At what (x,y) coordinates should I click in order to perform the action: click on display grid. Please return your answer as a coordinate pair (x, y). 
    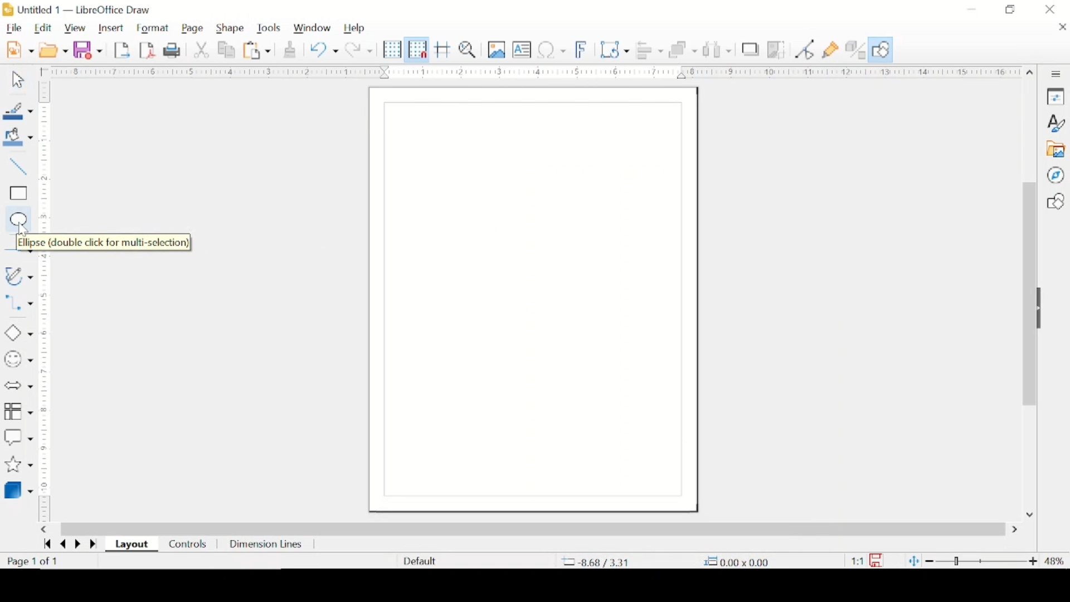
    Looking at the image, I should click on (392, 50).